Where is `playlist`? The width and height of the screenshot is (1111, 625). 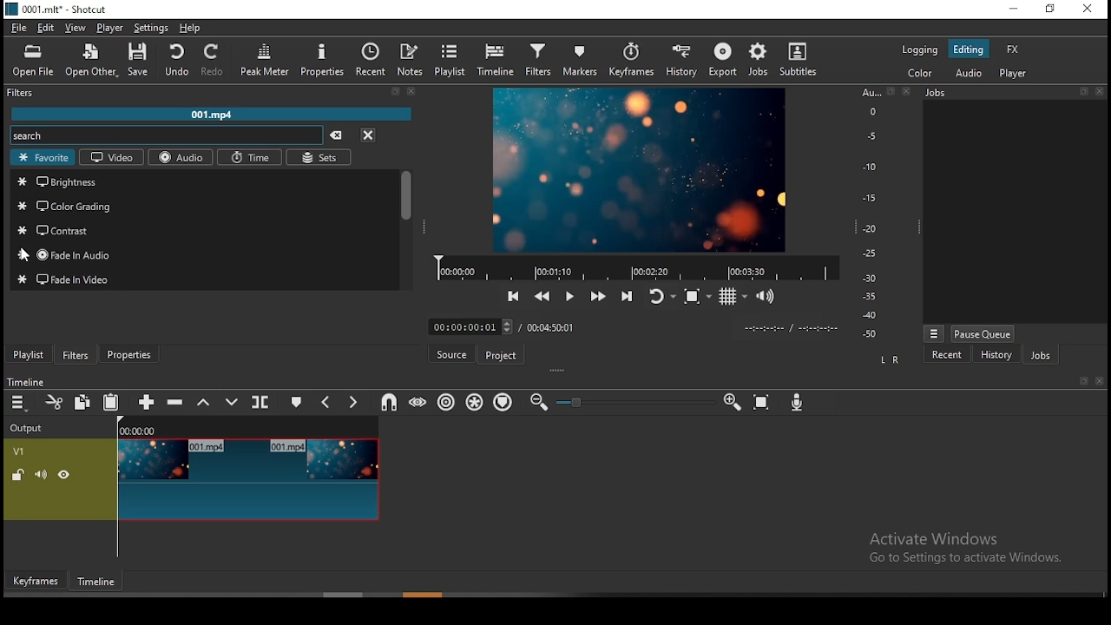
playlist is located at coordinates (31, 355).